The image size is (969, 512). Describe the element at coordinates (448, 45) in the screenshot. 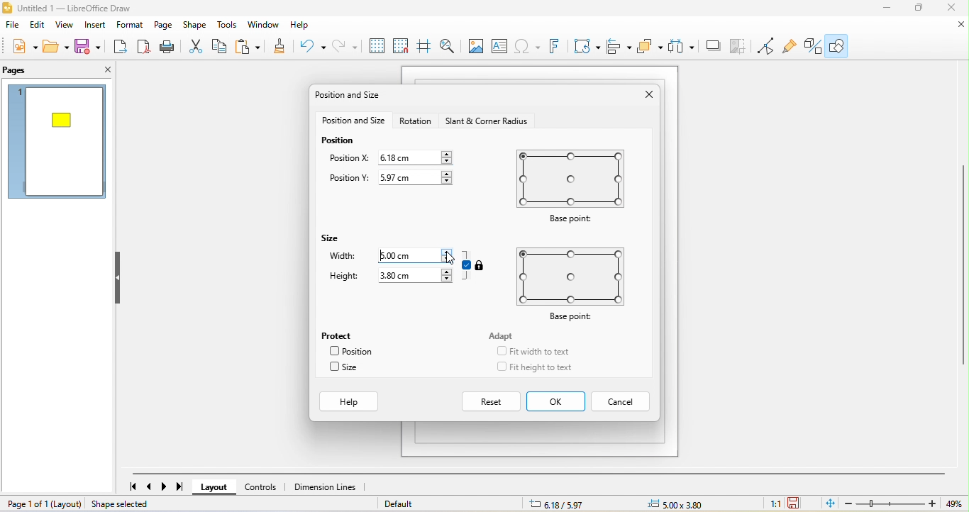

I see `zoom and pan` at that location.